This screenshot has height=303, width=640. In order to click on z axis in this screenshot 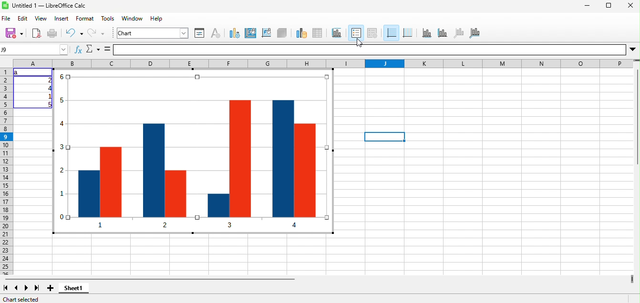, I will do `click(459, 33)`.